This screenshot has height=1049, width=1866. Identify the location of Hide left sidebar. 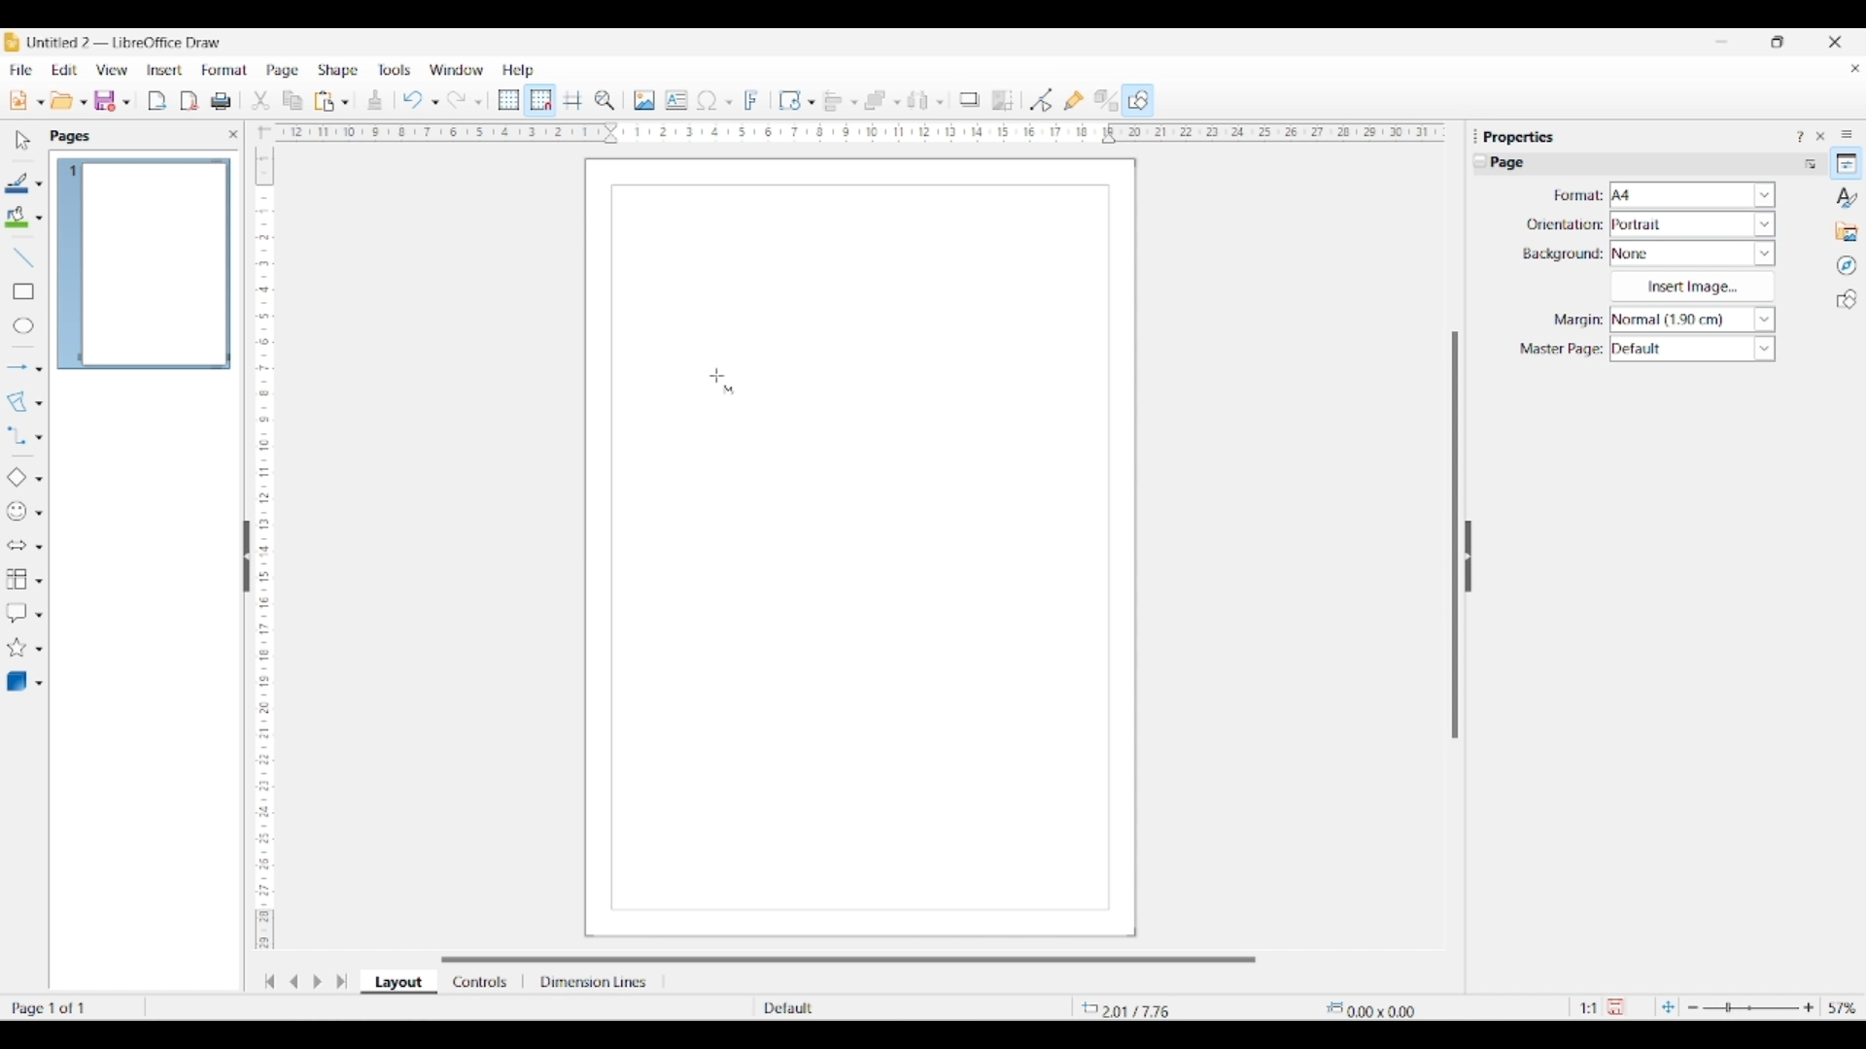
(247, 557).